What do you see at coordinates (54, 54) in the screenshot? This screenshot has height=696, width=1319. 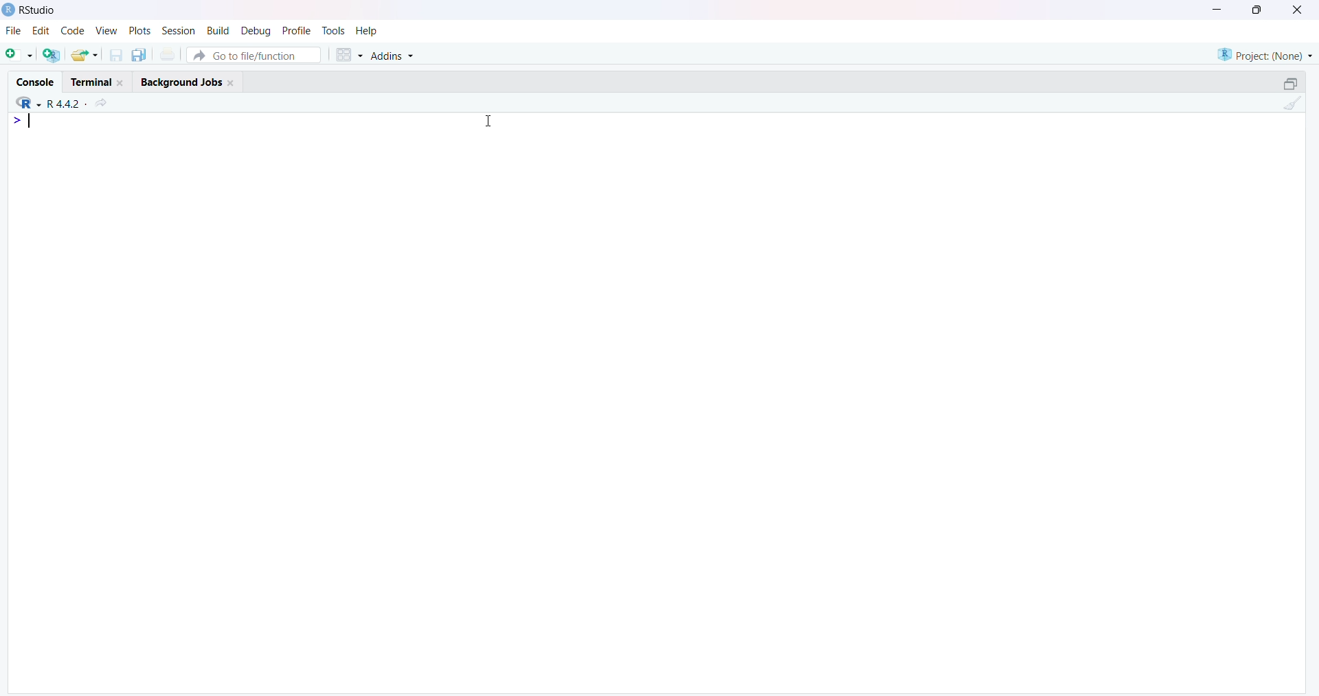 I see `Create a project` at bounding box center [54, 54].